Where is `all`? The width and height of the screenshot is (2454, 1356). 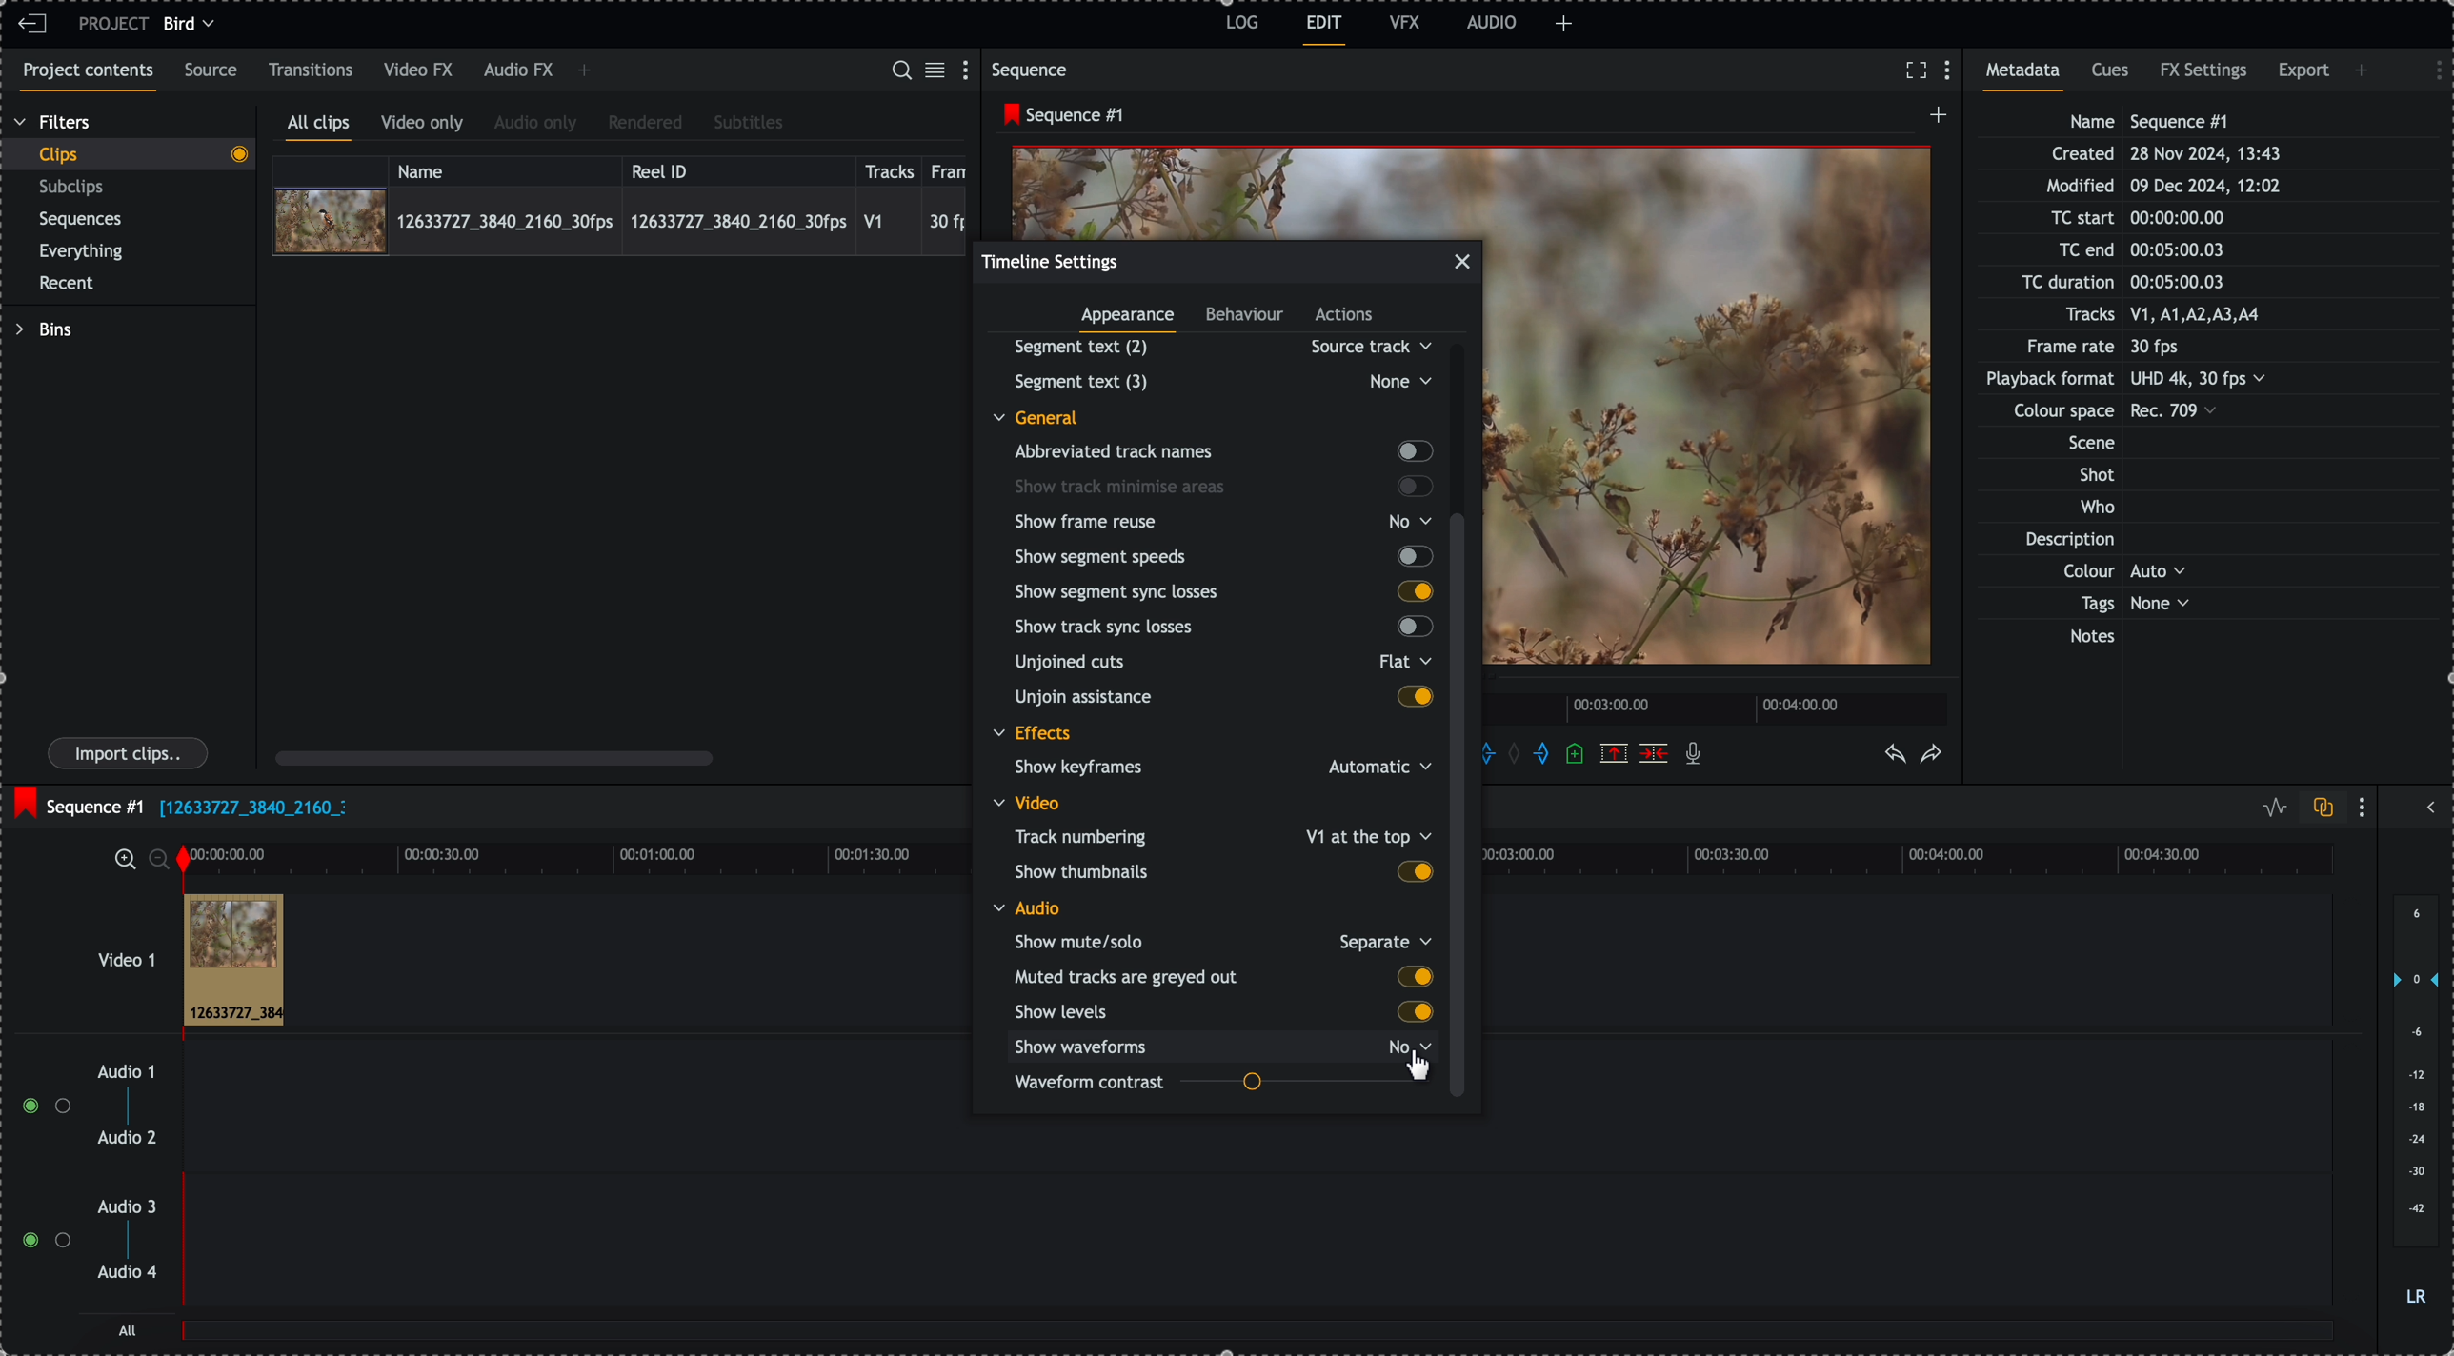
all is located at coordinates (129, 1329).